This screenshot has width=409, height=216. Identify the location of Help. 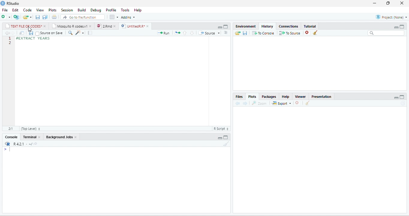
(286, 97).